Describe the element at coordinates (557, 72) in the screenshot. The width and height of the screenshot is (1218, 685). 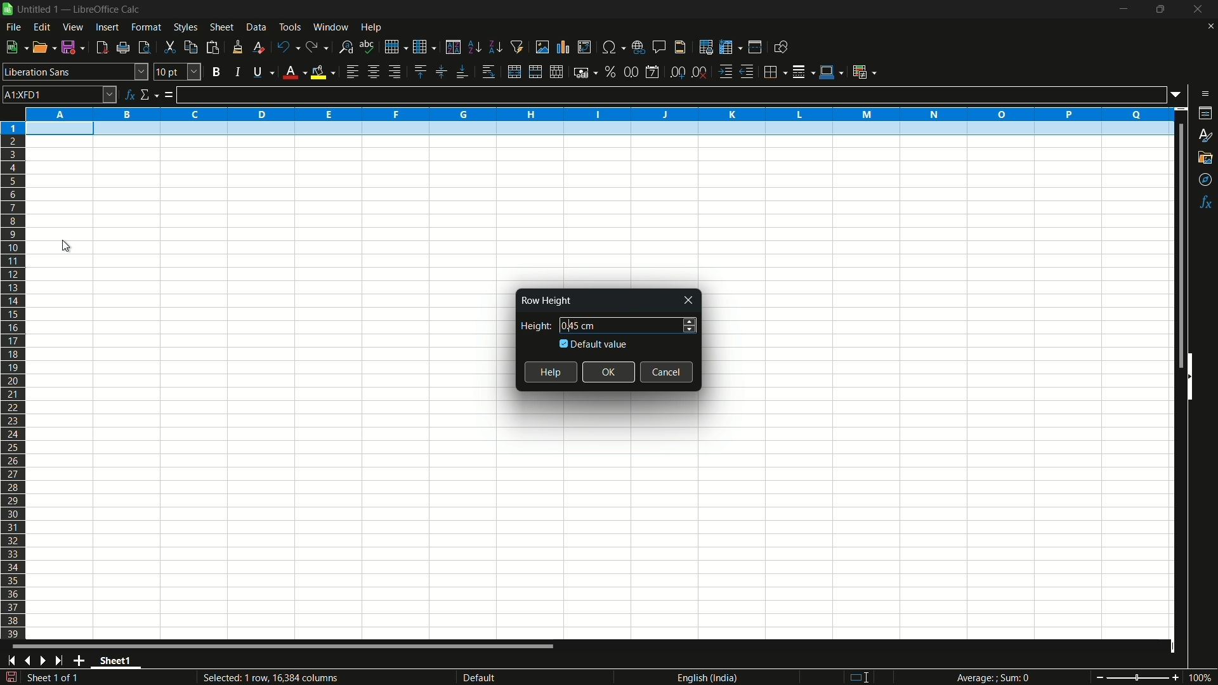
I see `unmerge cells` at that location.